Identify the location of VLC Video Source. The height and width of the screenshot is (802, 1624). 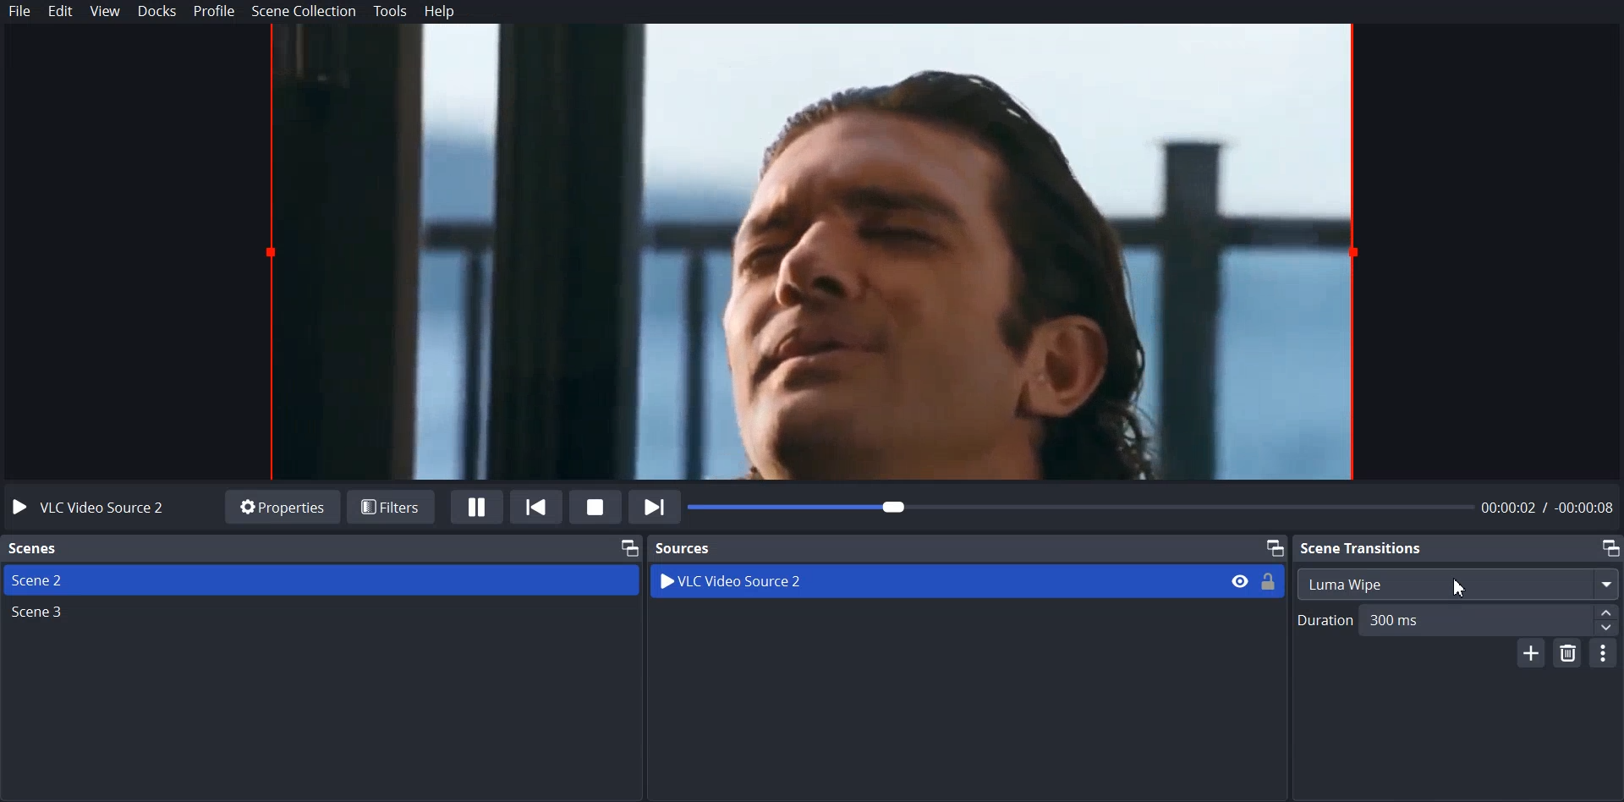
(95, 507).